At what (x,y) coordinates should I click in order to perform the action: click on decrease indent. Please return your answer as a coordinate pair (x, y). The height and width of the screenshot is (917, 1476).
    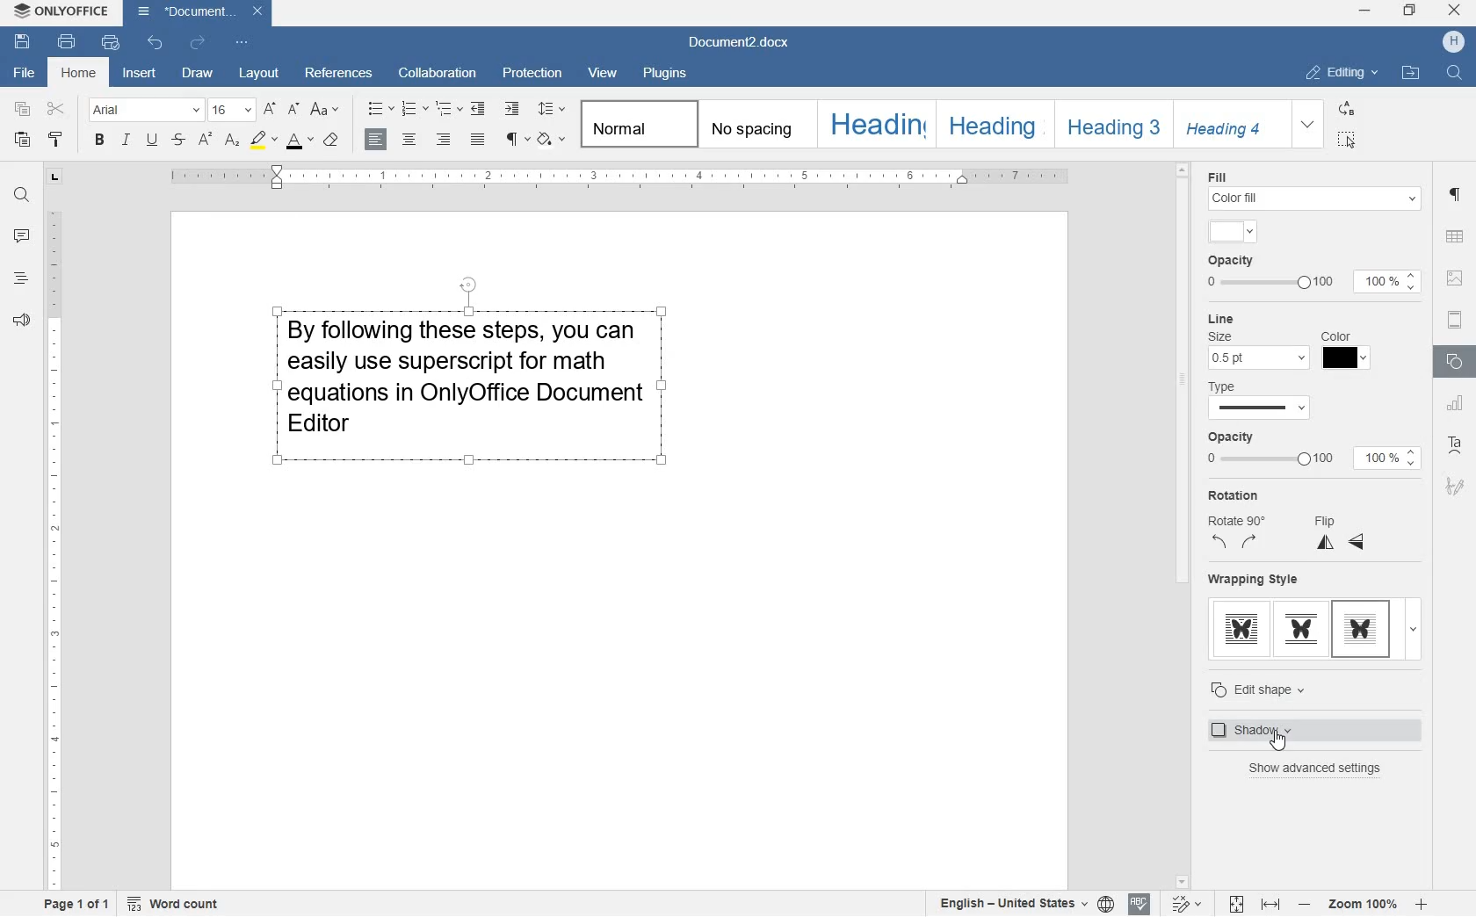
    Looking at the image, I should click on (479, 110).